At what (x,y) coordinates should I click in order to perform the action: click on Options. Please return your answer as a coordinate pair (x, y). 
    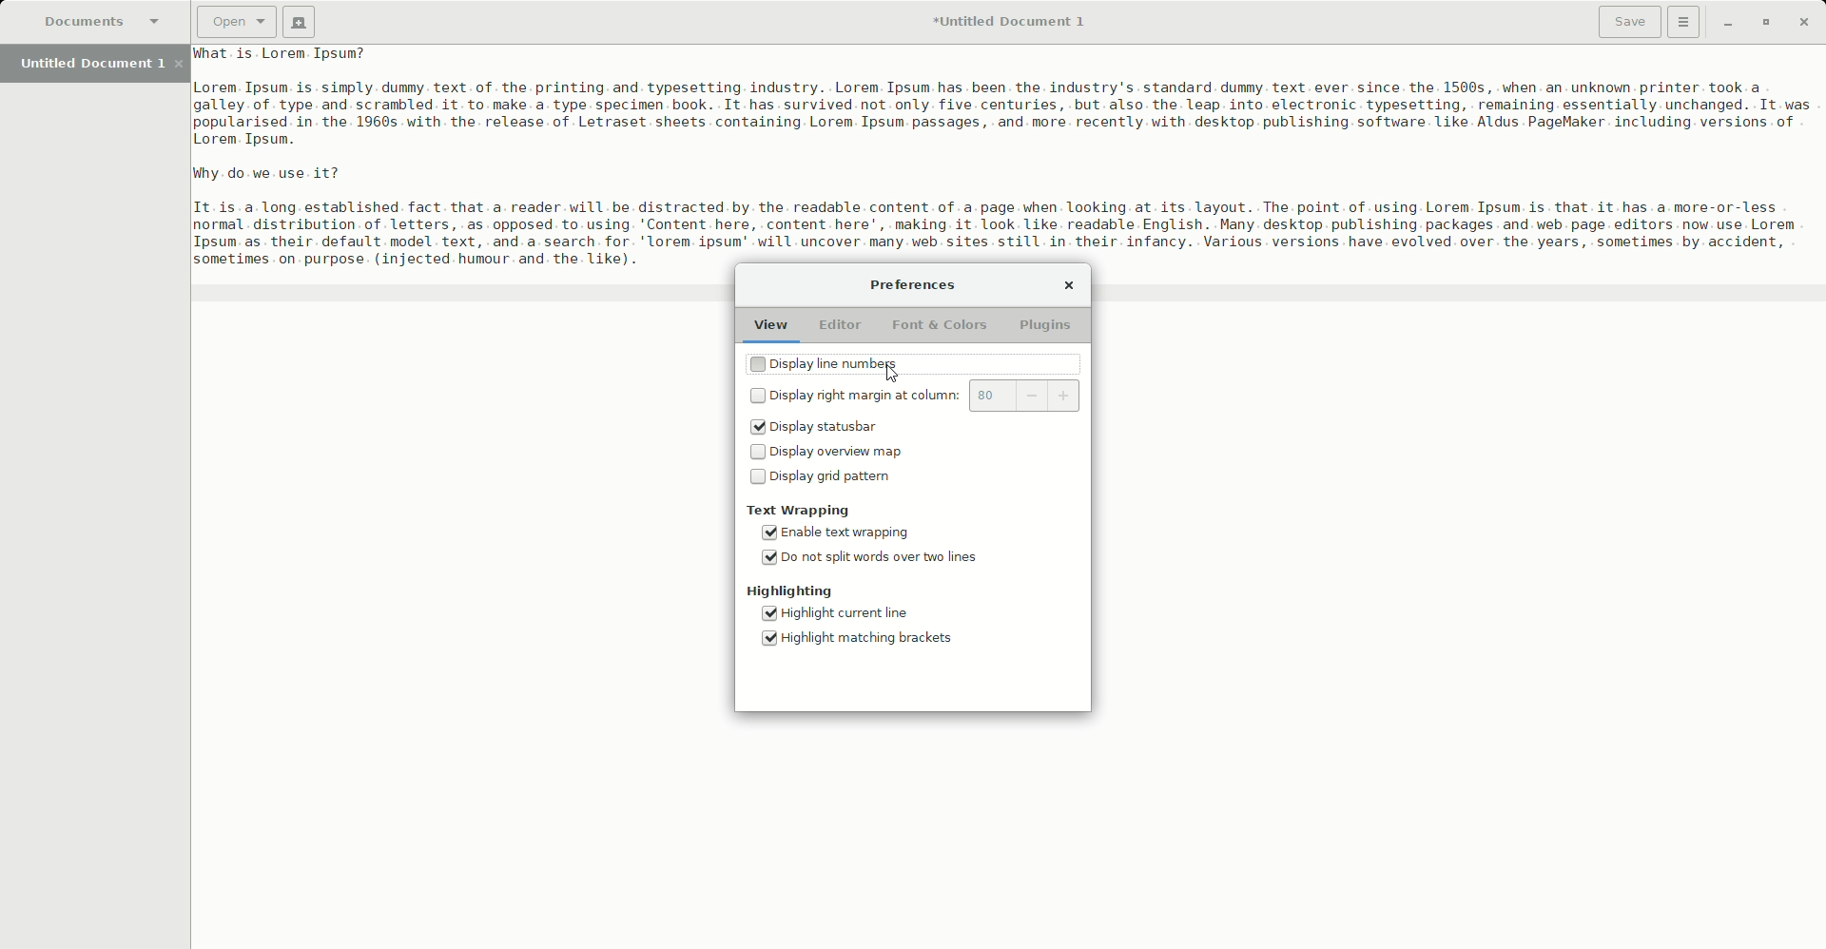
    Looking at the image, I should click on (1683, 21).